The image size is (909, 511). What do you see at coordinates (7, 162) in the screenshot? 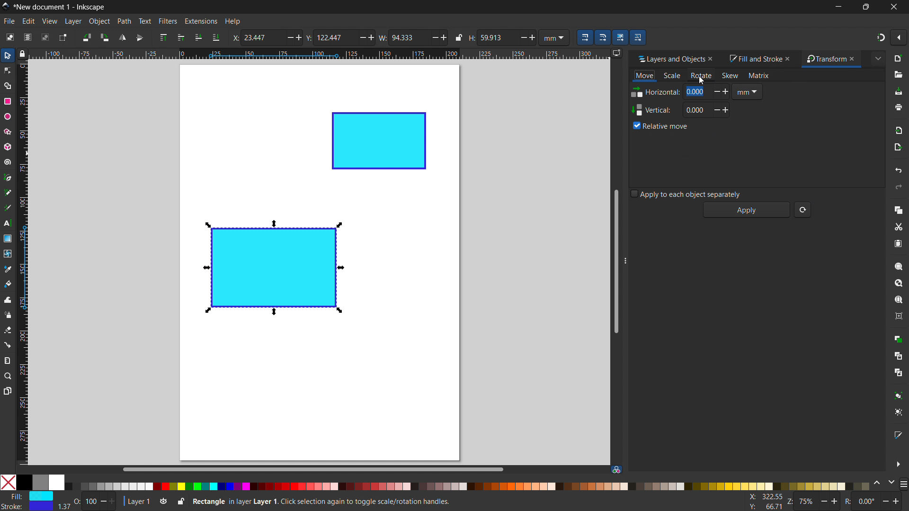
I see `spiral tool` at bounding box center [7, 162].